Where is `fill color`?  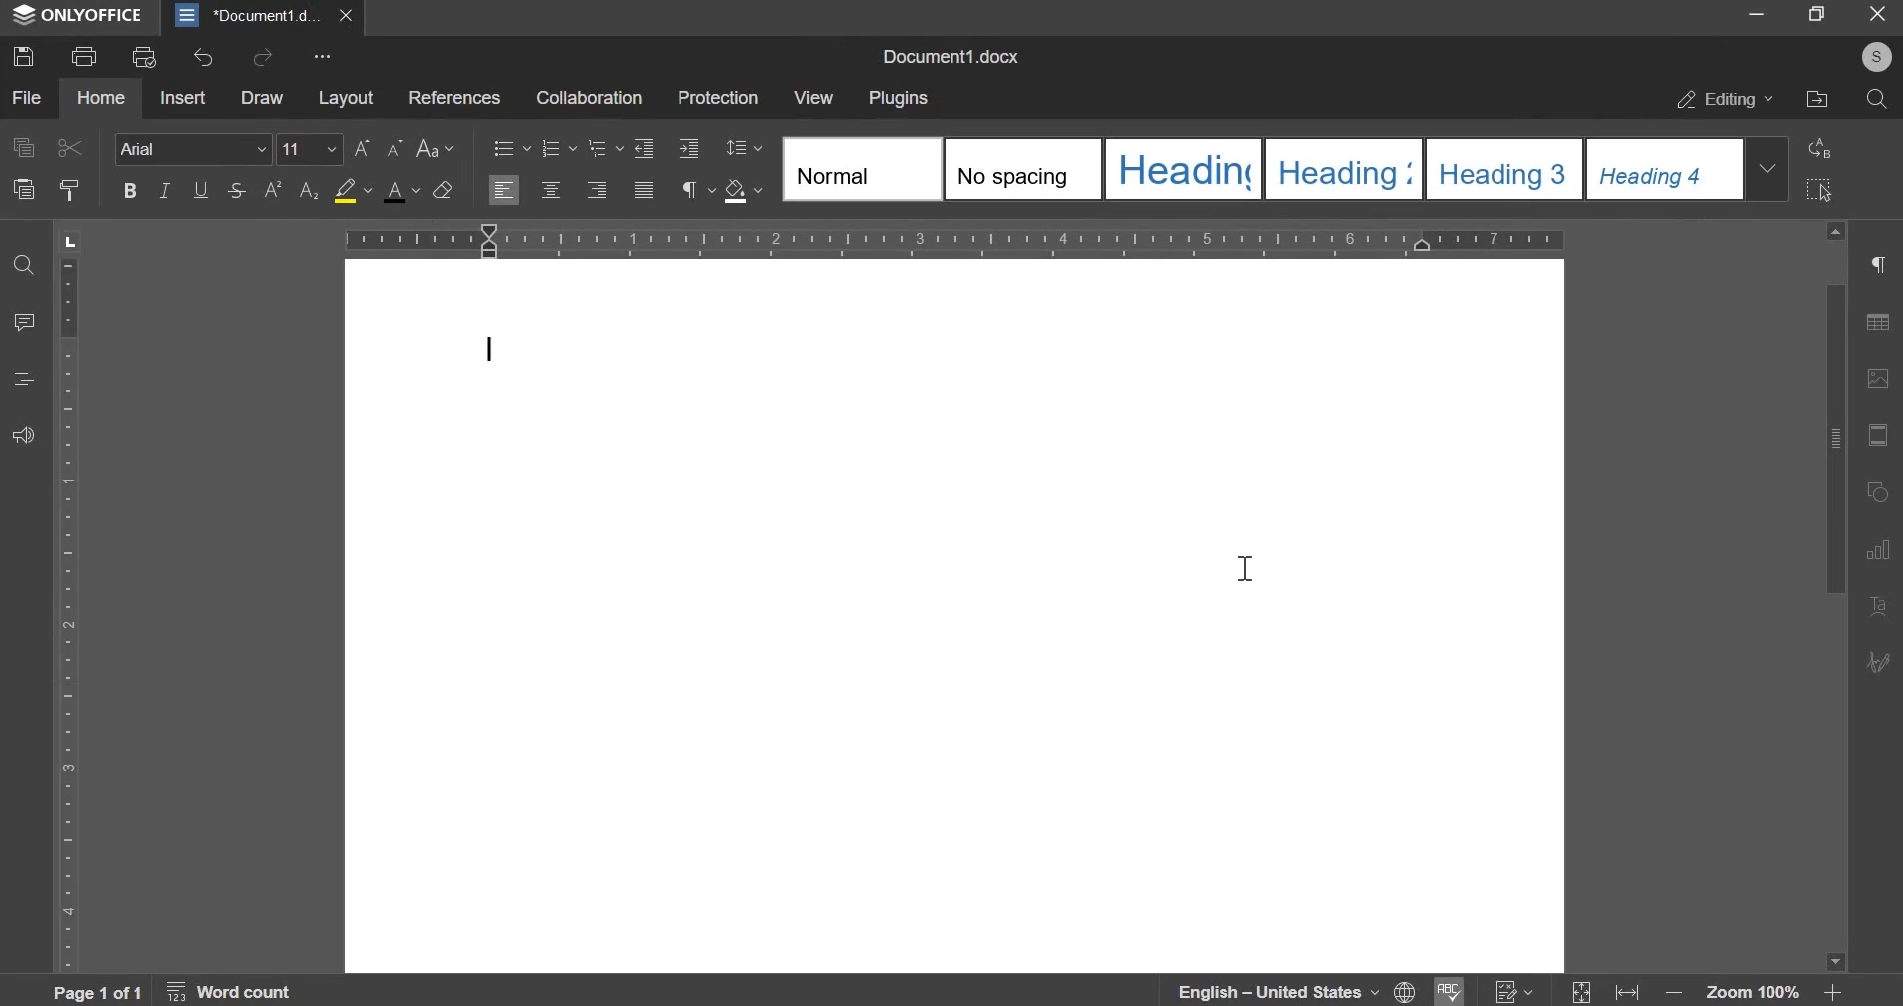
fill color is located at coordinates (352, 192).